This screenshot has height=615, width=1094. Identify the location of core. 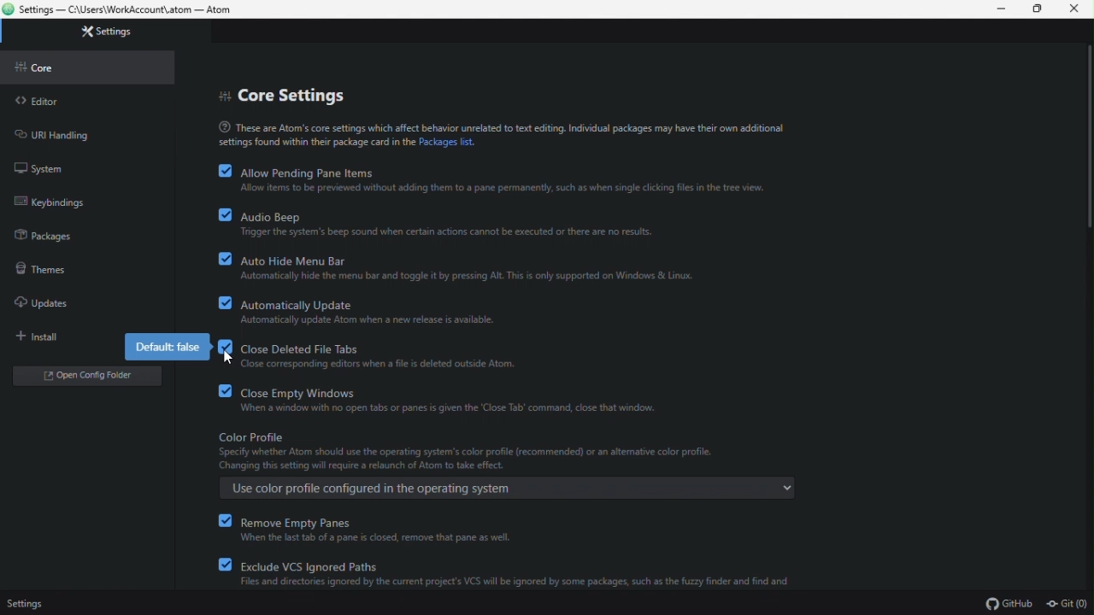
(41, 66).